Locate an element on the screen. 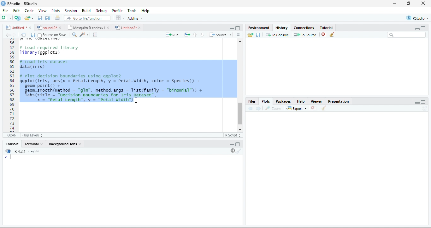 This screenshot has height=228, width=431. Console is located at coordinates (12, 144).